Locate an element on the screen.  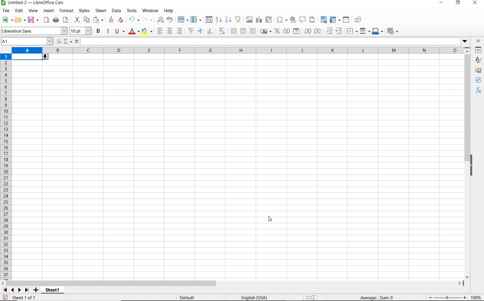
border style is located at coordinates (365, 31).